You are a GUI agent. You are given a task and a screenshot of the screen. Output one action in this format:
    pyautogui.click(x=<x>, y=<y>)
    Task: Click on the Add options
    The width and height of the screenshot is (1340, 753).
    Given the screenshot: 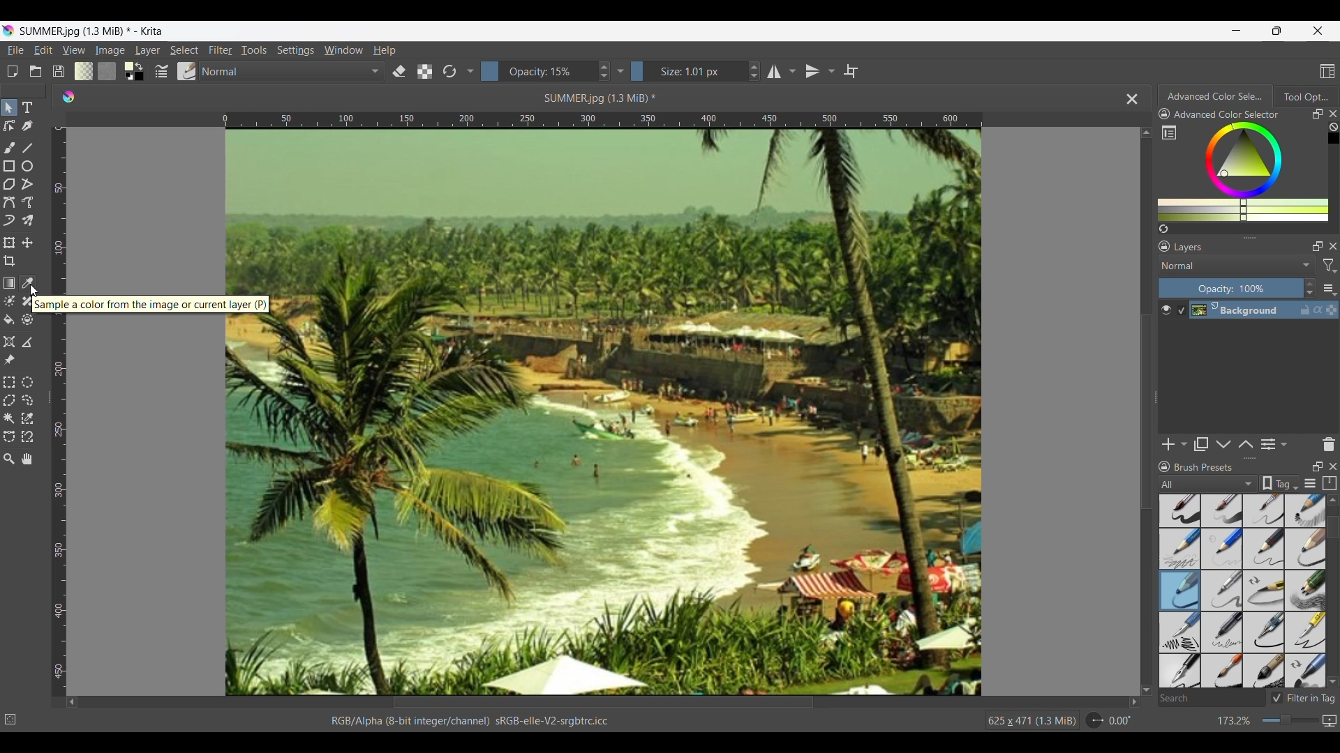 What is the action you would take?
    pyautogui.click(x=1184, y=445)
    